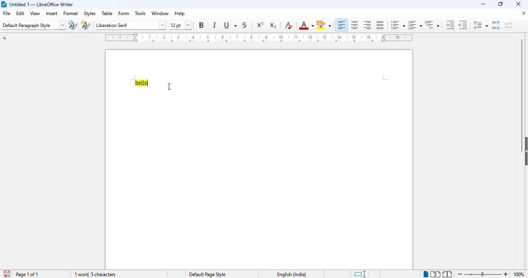  I want to click on text language, so click(287, 275).